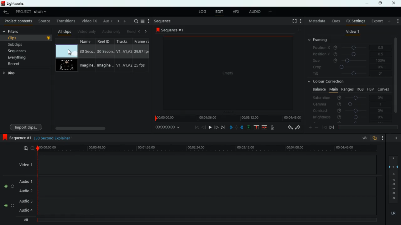 This screenshot has width=401, height=225. I want to click on log, so click(201, 12).